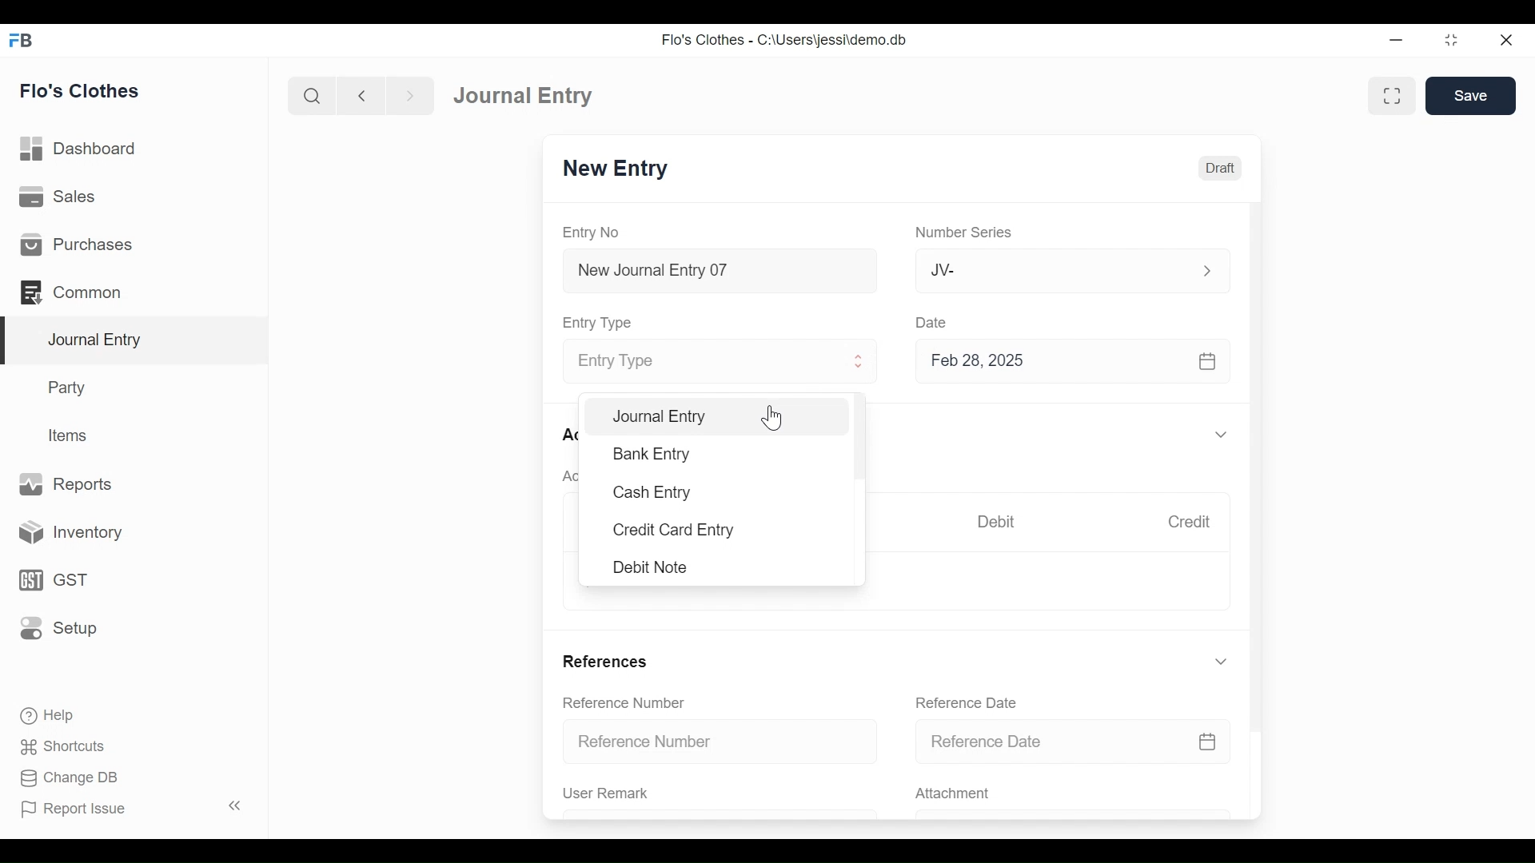 The width and height of the screenshot is (1535, 863). What do you see at coordinates (1044, 271) in the screenshot?
I see `JV-` at bounding box center [1044, 271].